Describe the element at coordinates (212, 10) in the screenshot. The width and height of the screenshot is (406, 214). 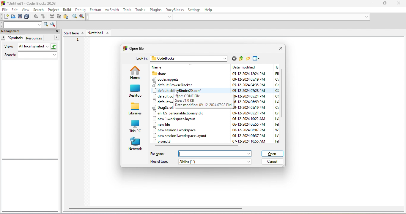
I see `help` at that location.